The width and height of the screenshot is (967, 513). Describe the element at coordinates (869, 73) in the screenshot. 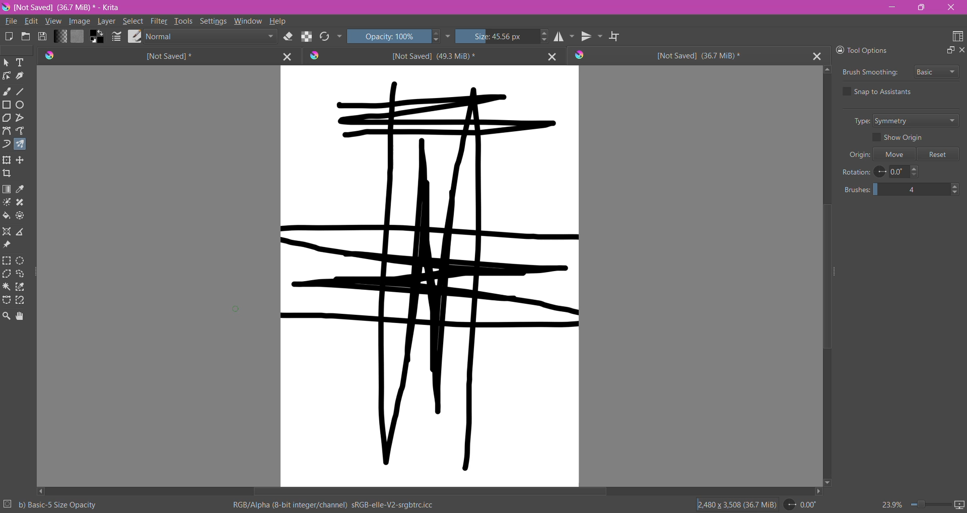

I see `Brush Smoothing` at that location.